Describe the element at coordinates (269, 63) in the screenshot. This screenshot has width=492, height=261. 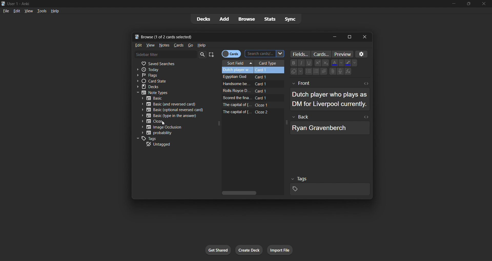
I see `card type column` at that location.